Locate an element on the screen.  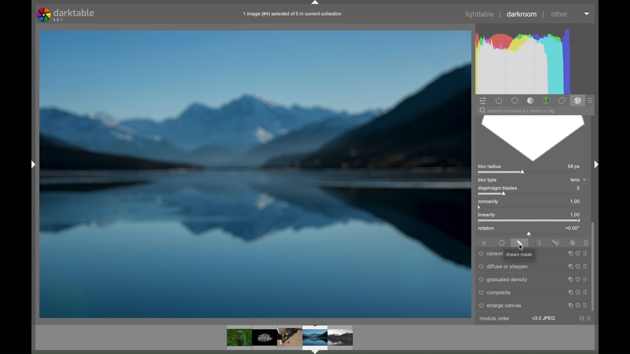
uniformly is located at coordinates (502, 243).